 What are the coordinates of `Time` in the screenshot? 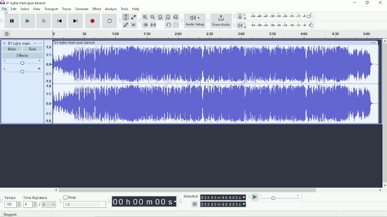 It's located at (145, 201).